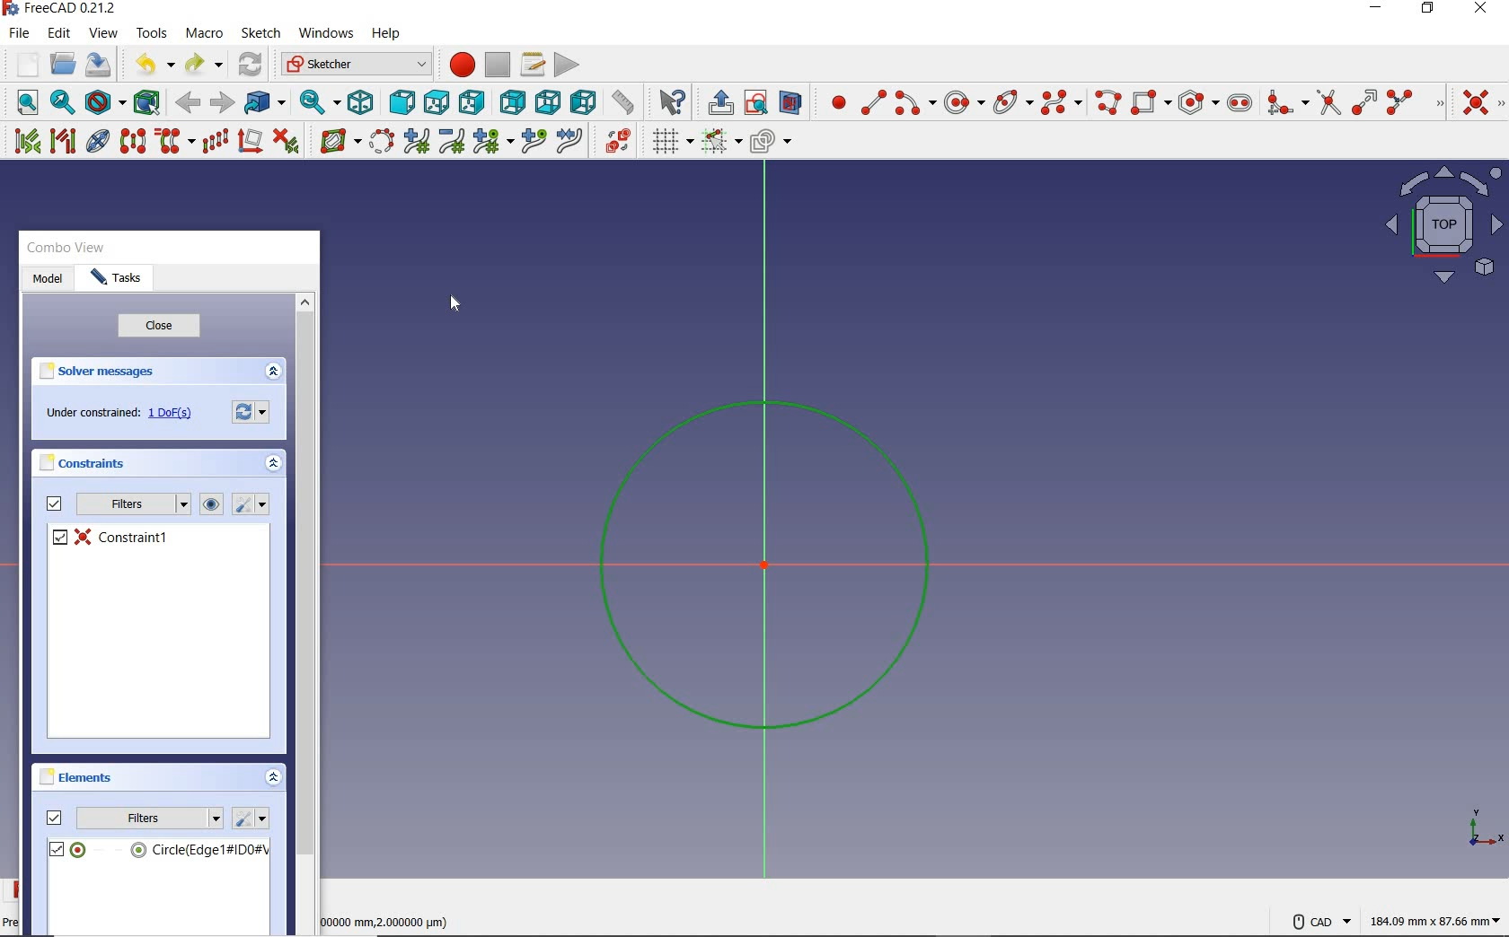 The height and width of the screenshot is (937, 1509). Describe the element at coordinates (437, 101) in the screenshot. I see `top` at that location.